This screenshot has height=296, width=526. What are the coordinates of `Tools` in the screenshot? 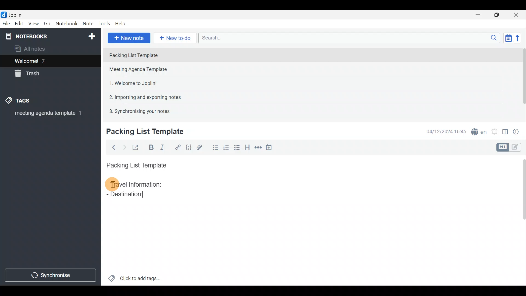 It's located at (105, 24).